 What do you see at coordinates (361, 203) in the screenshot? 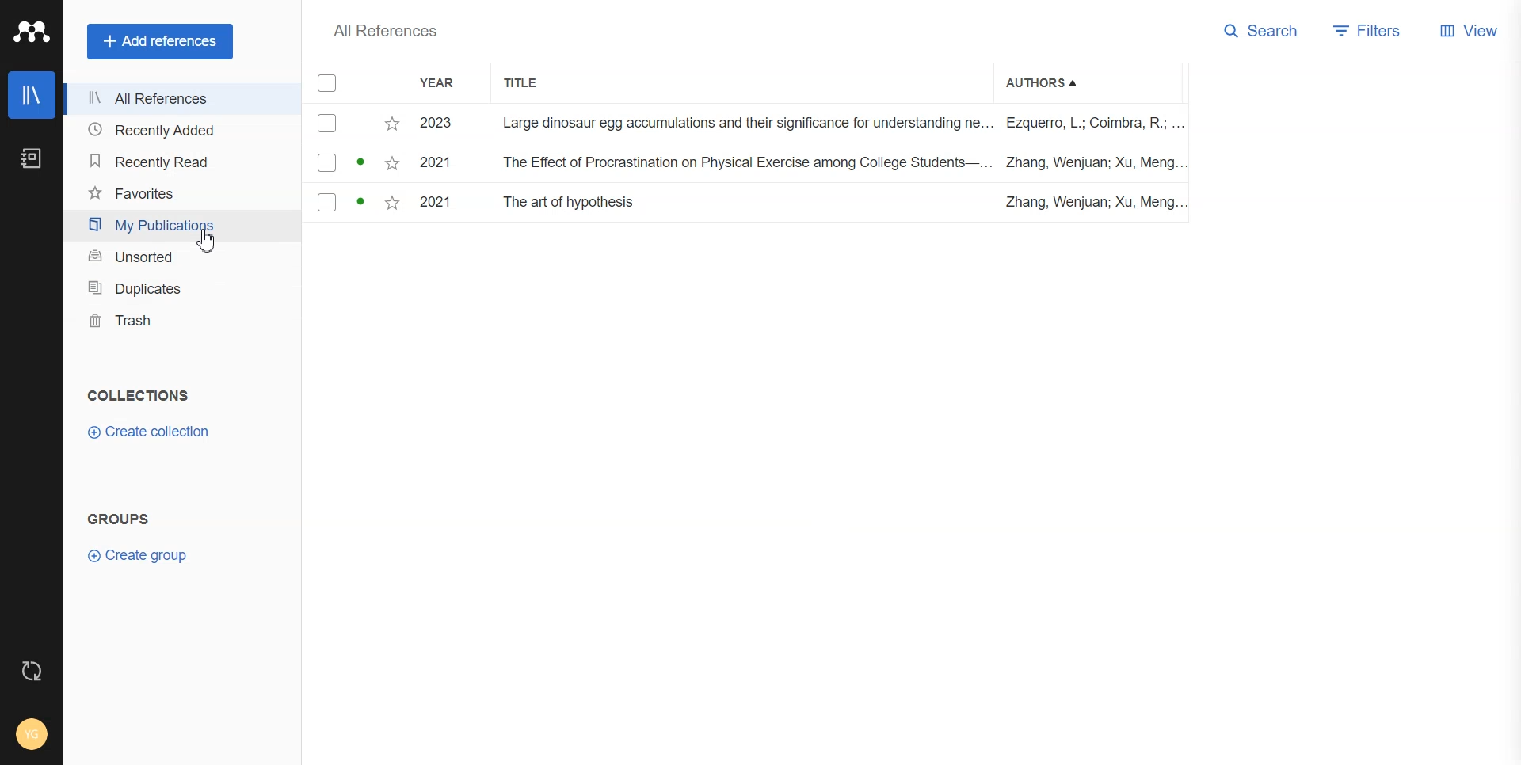
I see `Active dot` at bounding box center [361, 203].